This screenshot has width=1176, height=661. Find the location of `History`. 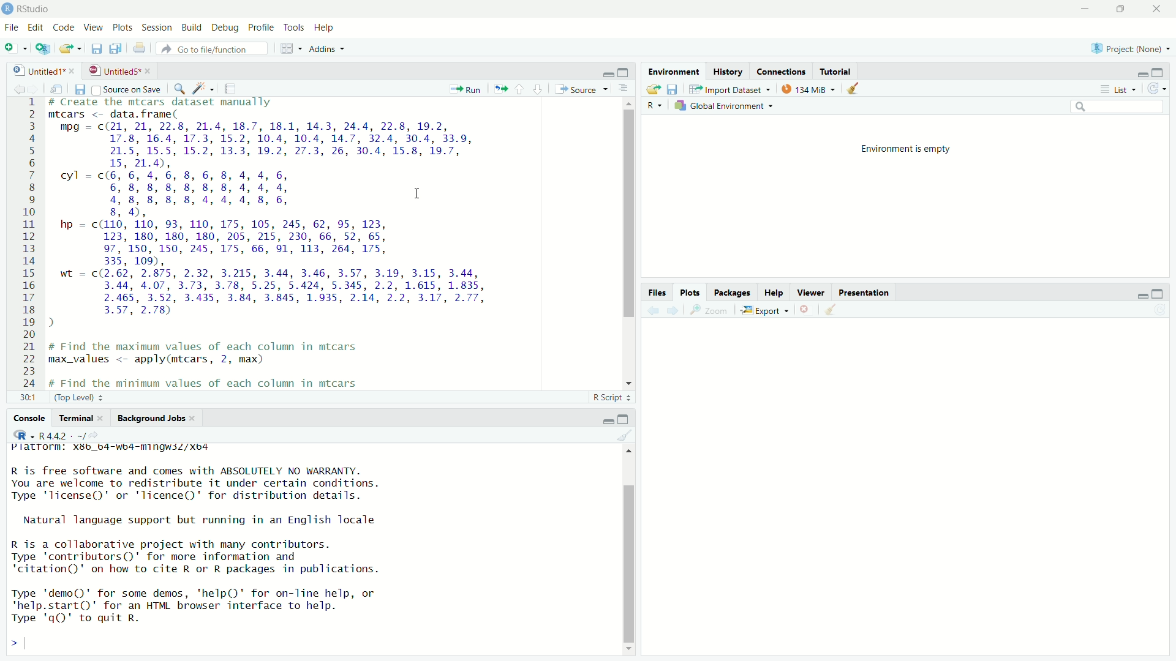

History is located at coordinates (731, 72).